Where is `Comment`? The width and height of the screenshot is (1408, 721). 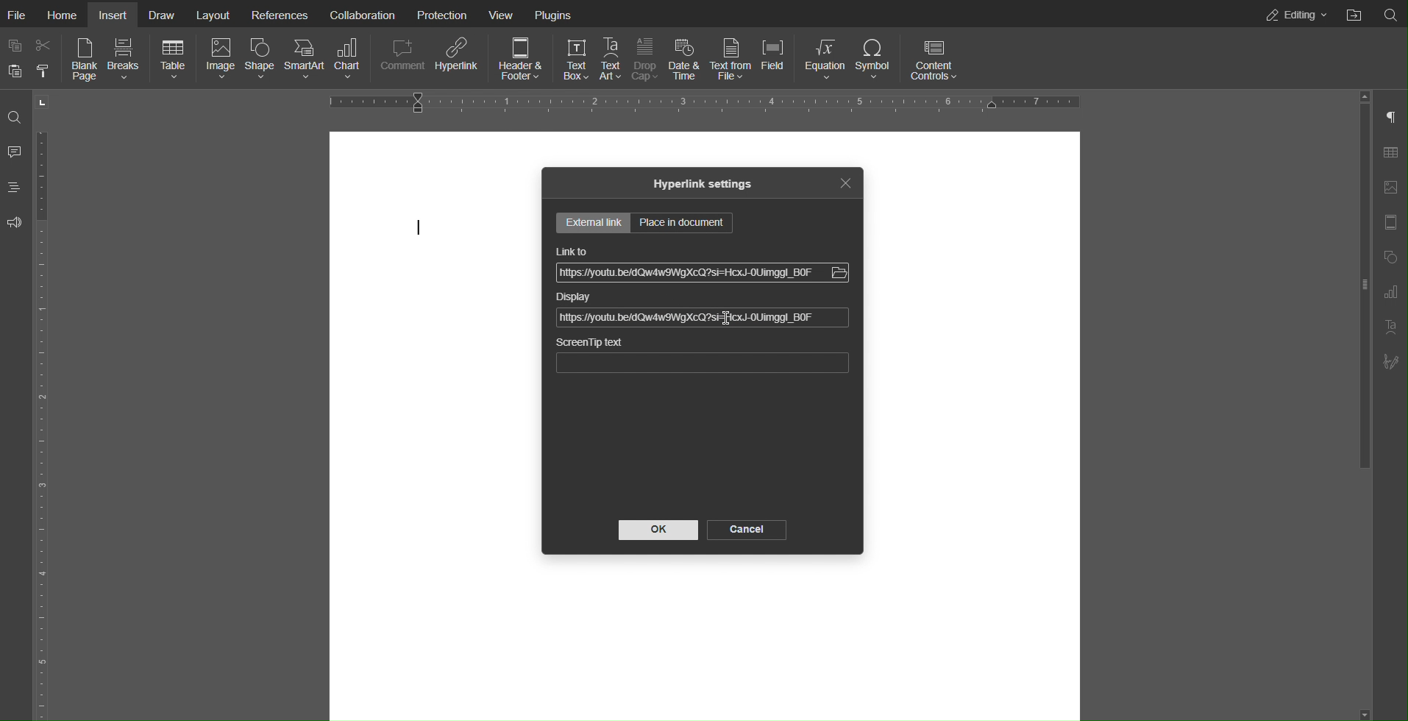
Comment is located at coordinates (399, 59).